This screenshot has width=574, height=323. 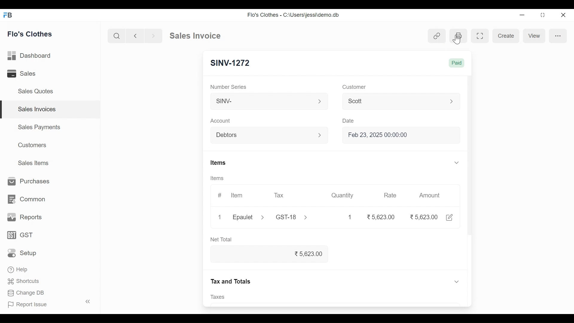 I want to click on Flo's Clothes, so click(x=30, y=33).